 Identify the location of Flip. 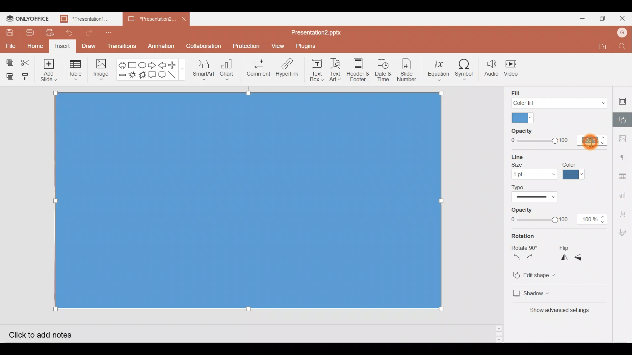
(573, 247).